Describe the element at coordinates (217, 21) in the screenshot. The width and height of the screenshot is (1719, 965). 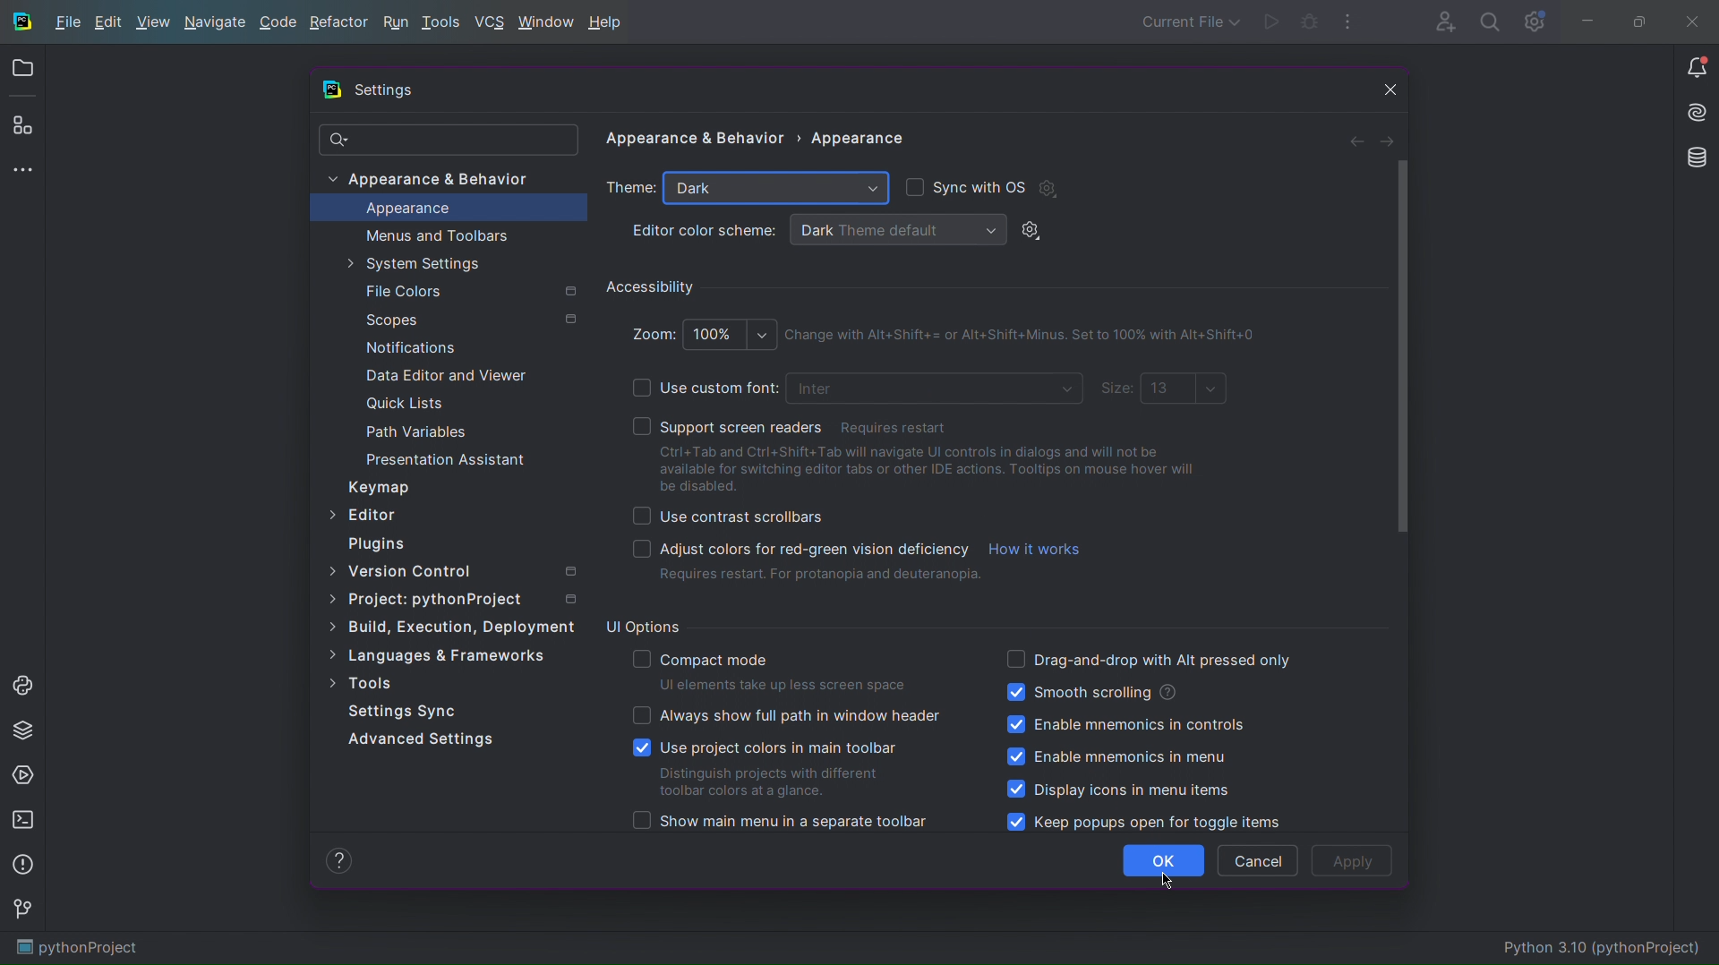
I see `Navigate` at that location.